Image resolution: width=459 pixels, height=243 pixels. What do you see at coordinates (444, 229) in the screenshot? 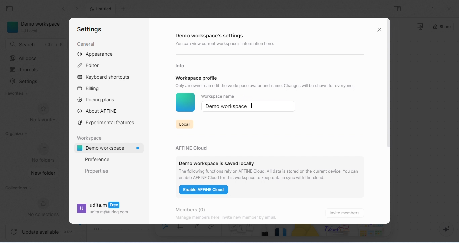
I see `AI assistant` at bounding box center [444, 229].